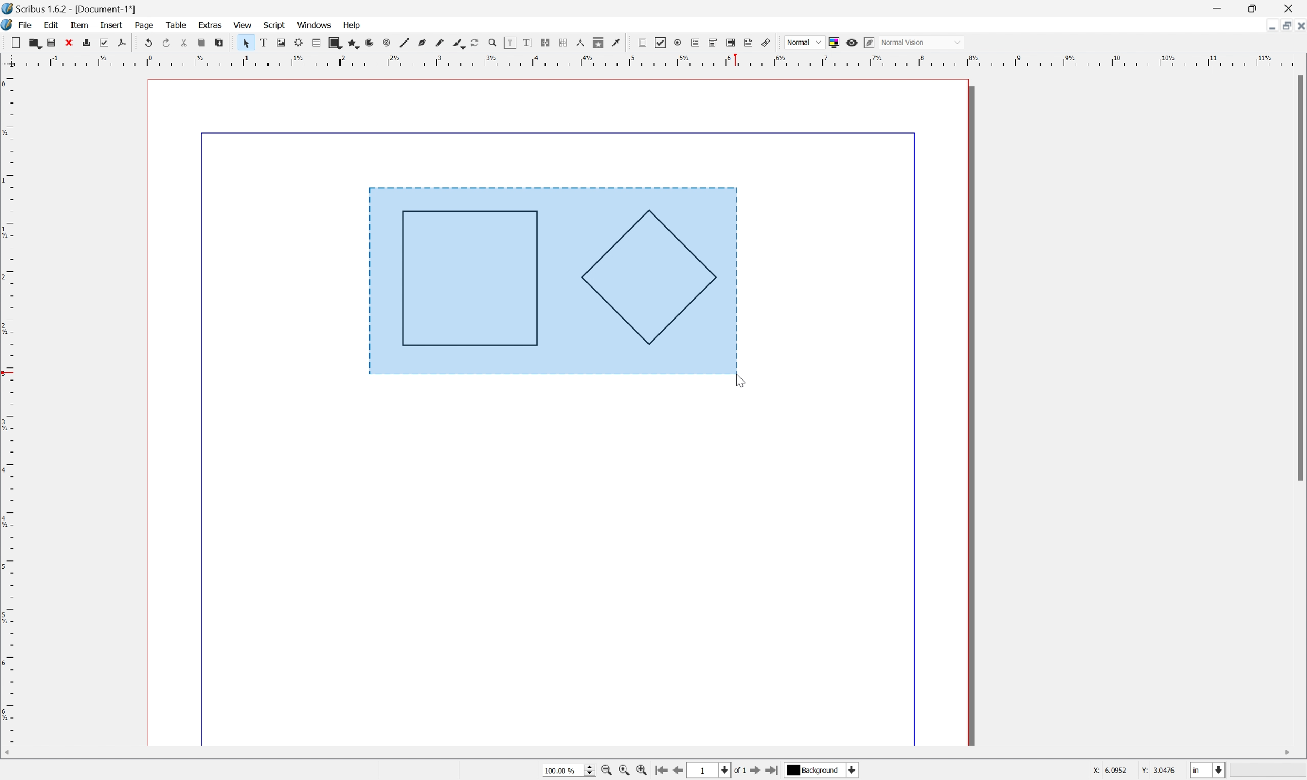 The image size is (1307, 780). I want to click on Cursor, so click(740, 378).